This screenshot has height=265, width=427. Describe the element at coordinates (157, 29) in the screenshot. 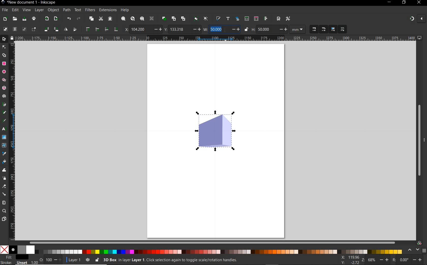

I see `increase/decrease` at that location.